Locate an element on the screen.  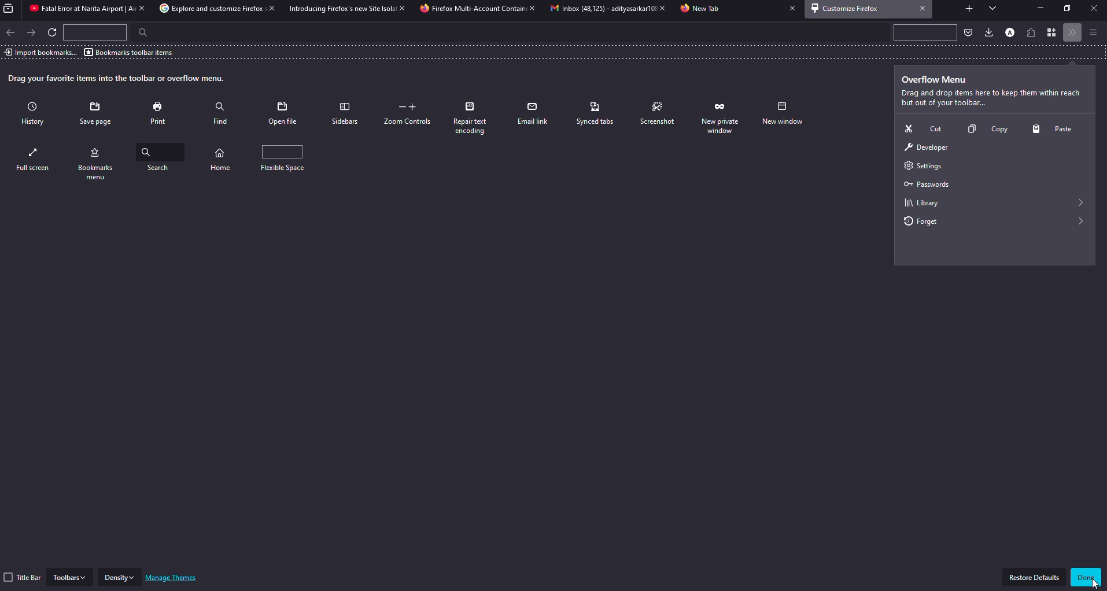
open file is located at coordinates (284, 113).